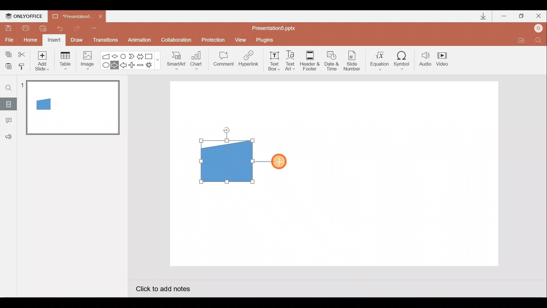 This screenshot has height=308, width=547. What do you see at coordinates (266, 161) in the screenshot?
I see `Arrow` at bounding box center [266, 161].